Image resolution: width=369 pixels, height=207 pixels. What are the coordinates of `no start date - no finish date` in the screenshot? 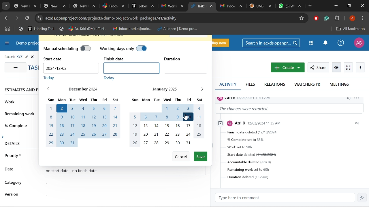 It's located at (77, 170).